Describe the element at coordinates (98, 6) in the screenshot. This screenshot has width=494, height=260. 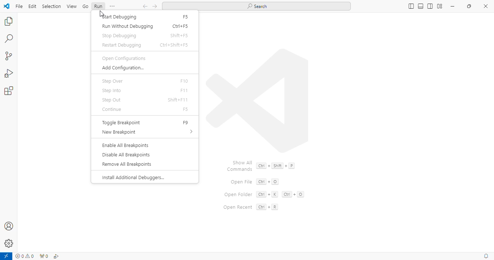
I see `run` at that location.